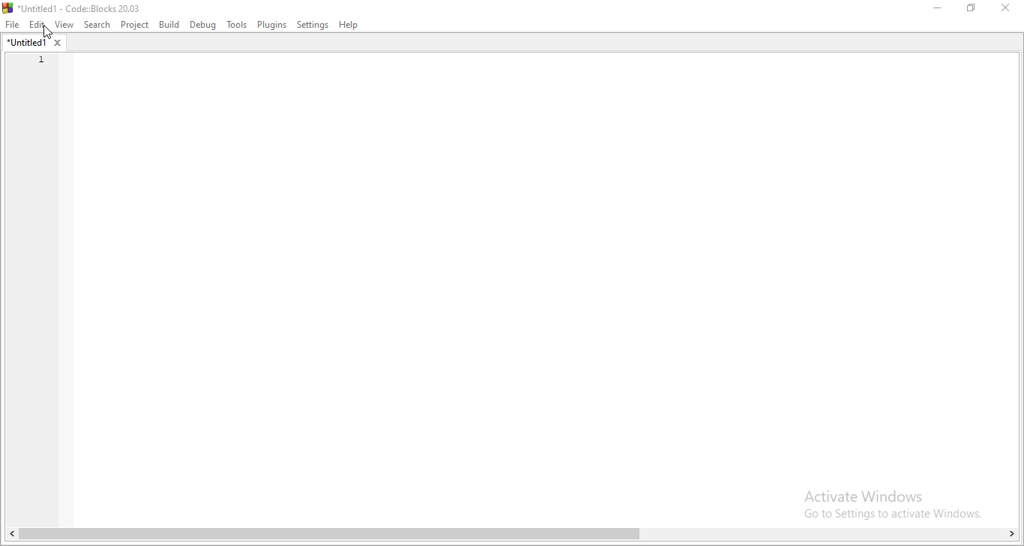 Image resolution: width=1024 pixels, height=546 pixels. Describe the element at coordinates (36, 25) in the screenshot. I see `Edit ` at that location.